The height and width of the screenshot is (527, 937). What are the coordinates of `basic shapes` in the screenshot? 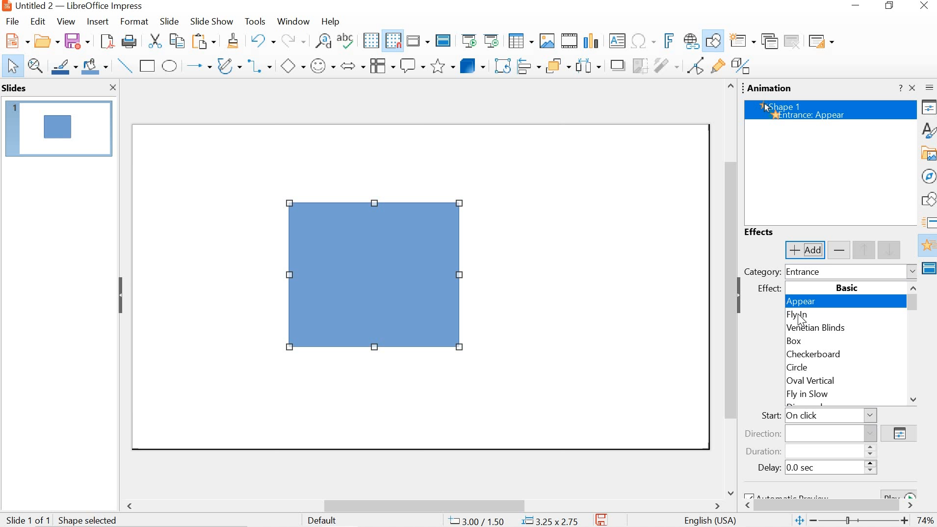 It's located at (293, 65).